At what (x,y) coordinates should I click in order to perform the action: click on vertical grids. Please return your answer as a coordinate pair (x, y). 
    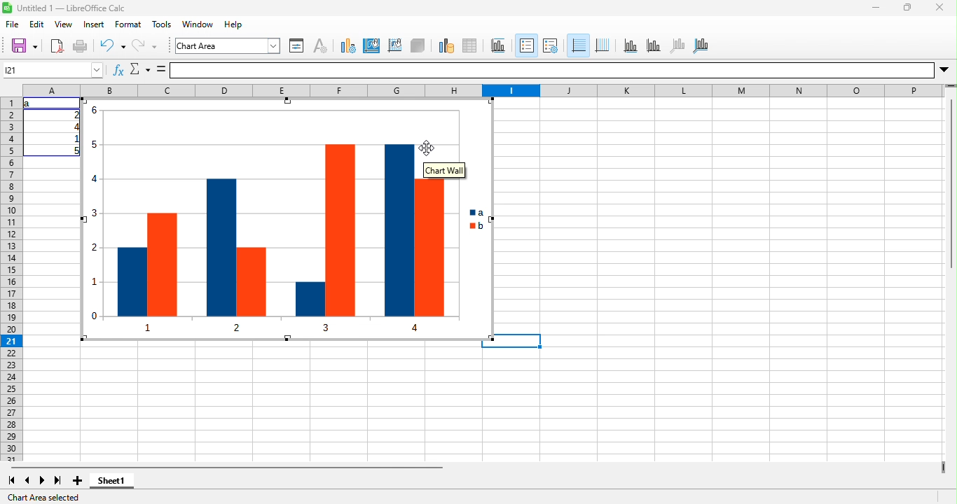
    Looking at the image, I should click on (603, 46).